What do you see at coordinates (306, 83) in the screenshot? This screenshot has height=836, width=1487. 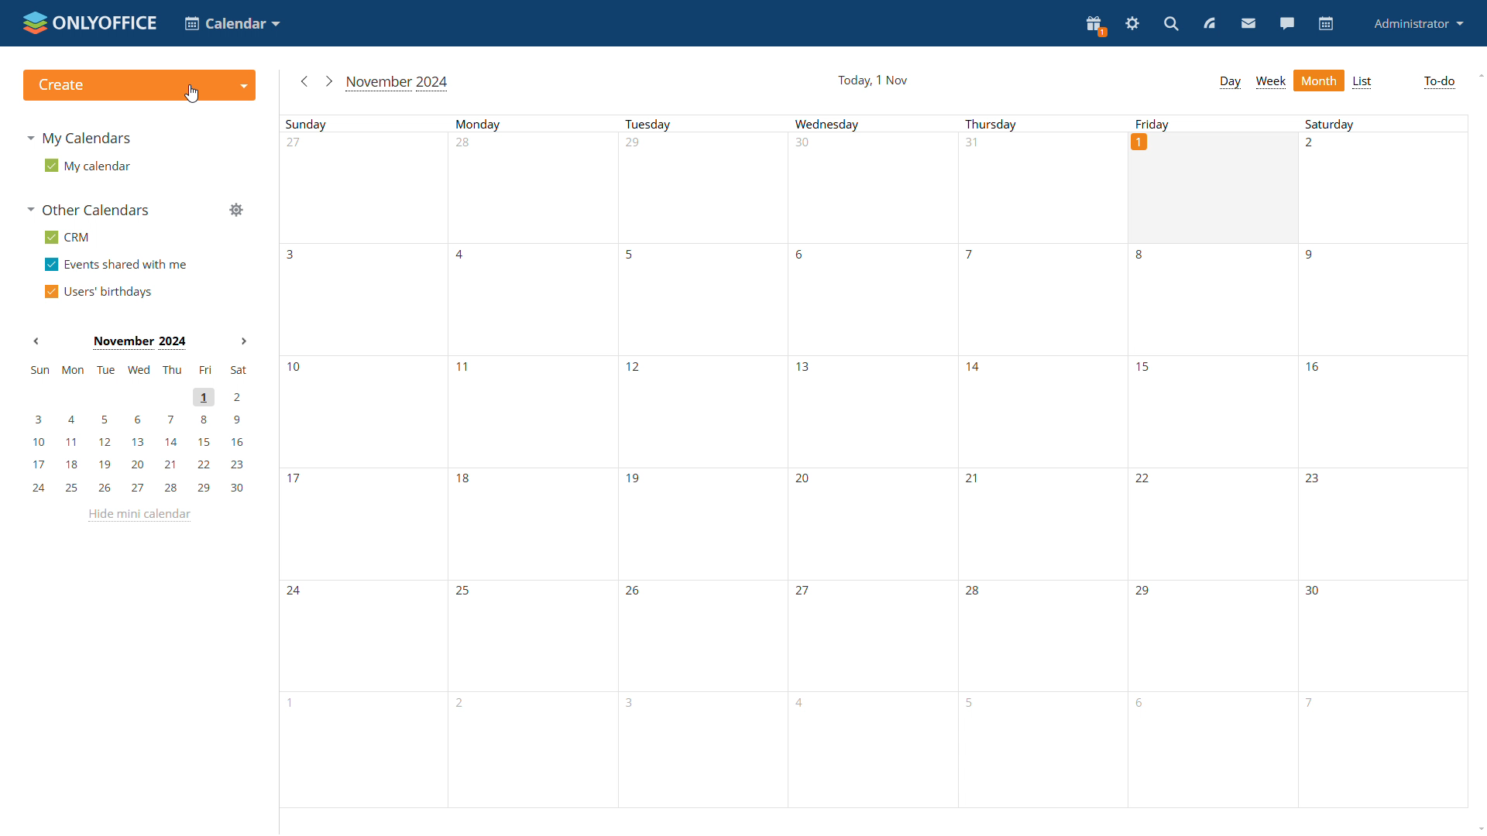 I see `go to previous month` at bounding box center [306, 83].